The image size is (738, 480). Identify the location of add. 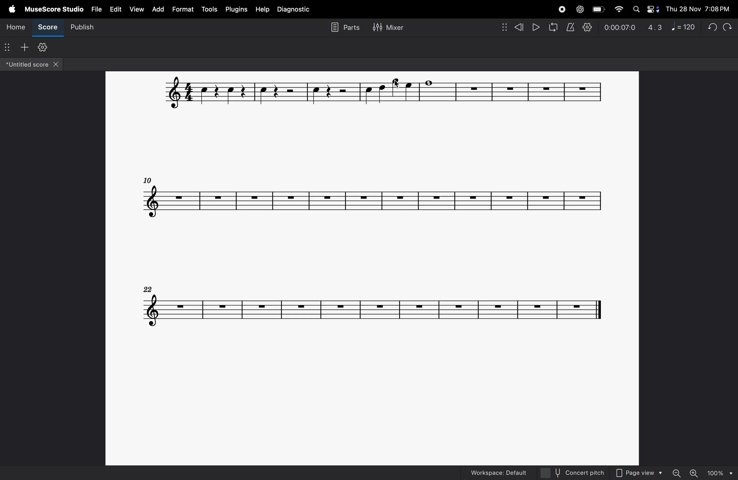
(23, 46).